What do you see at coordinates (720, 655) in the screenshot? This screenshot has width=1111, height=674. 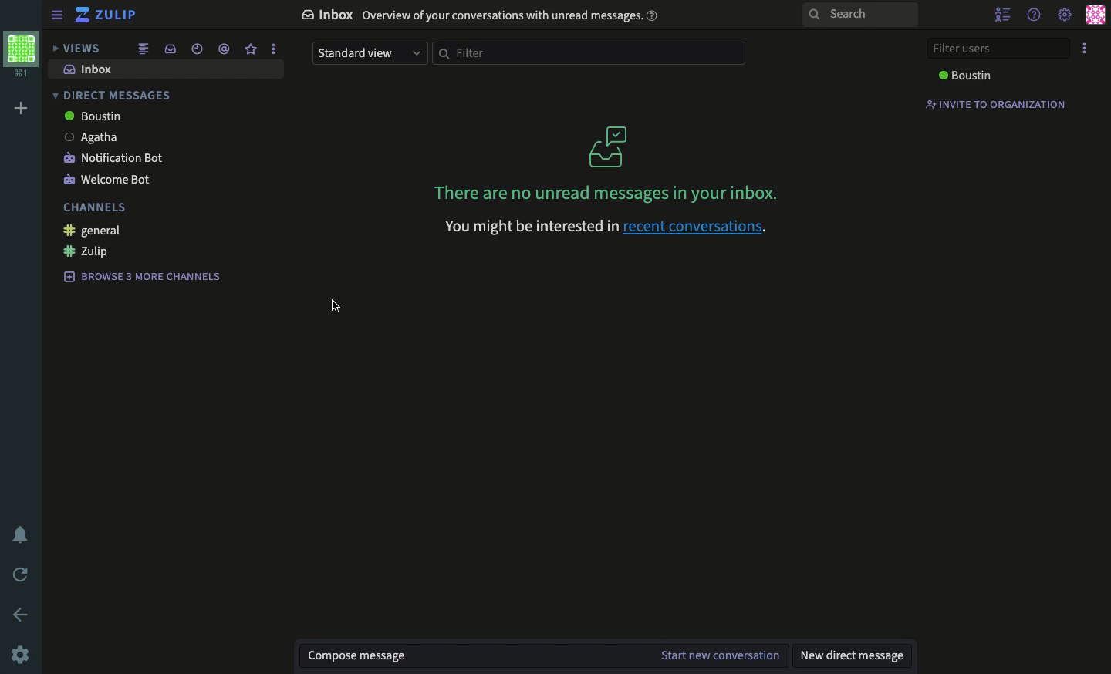 I see `start new conversation` at bounding box center [720, 655].